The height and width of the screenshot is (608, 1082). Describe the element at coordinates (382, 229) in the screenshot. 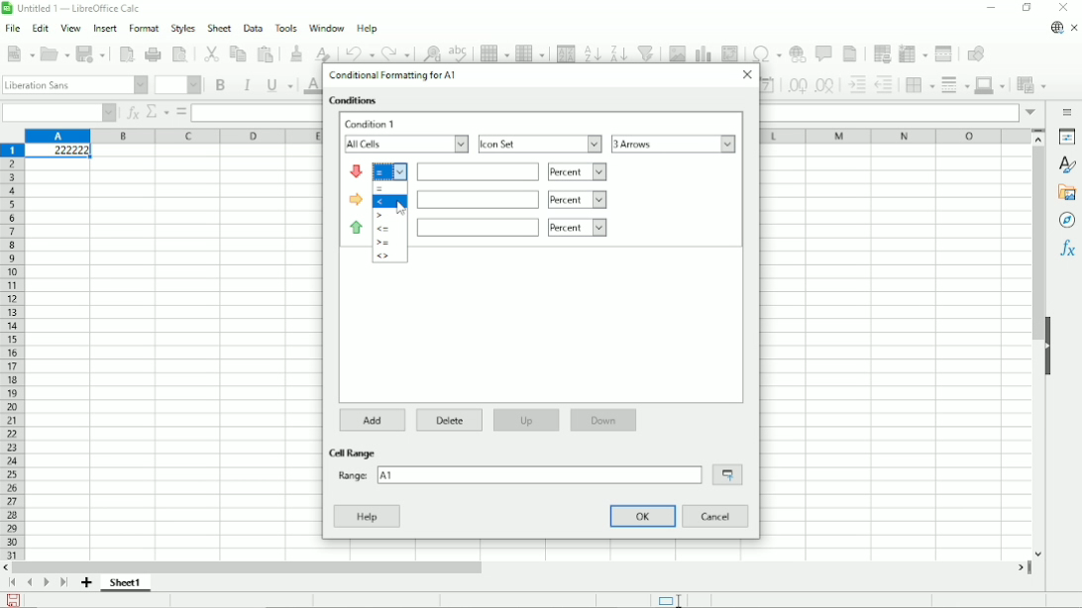

I see `<=` at that location.